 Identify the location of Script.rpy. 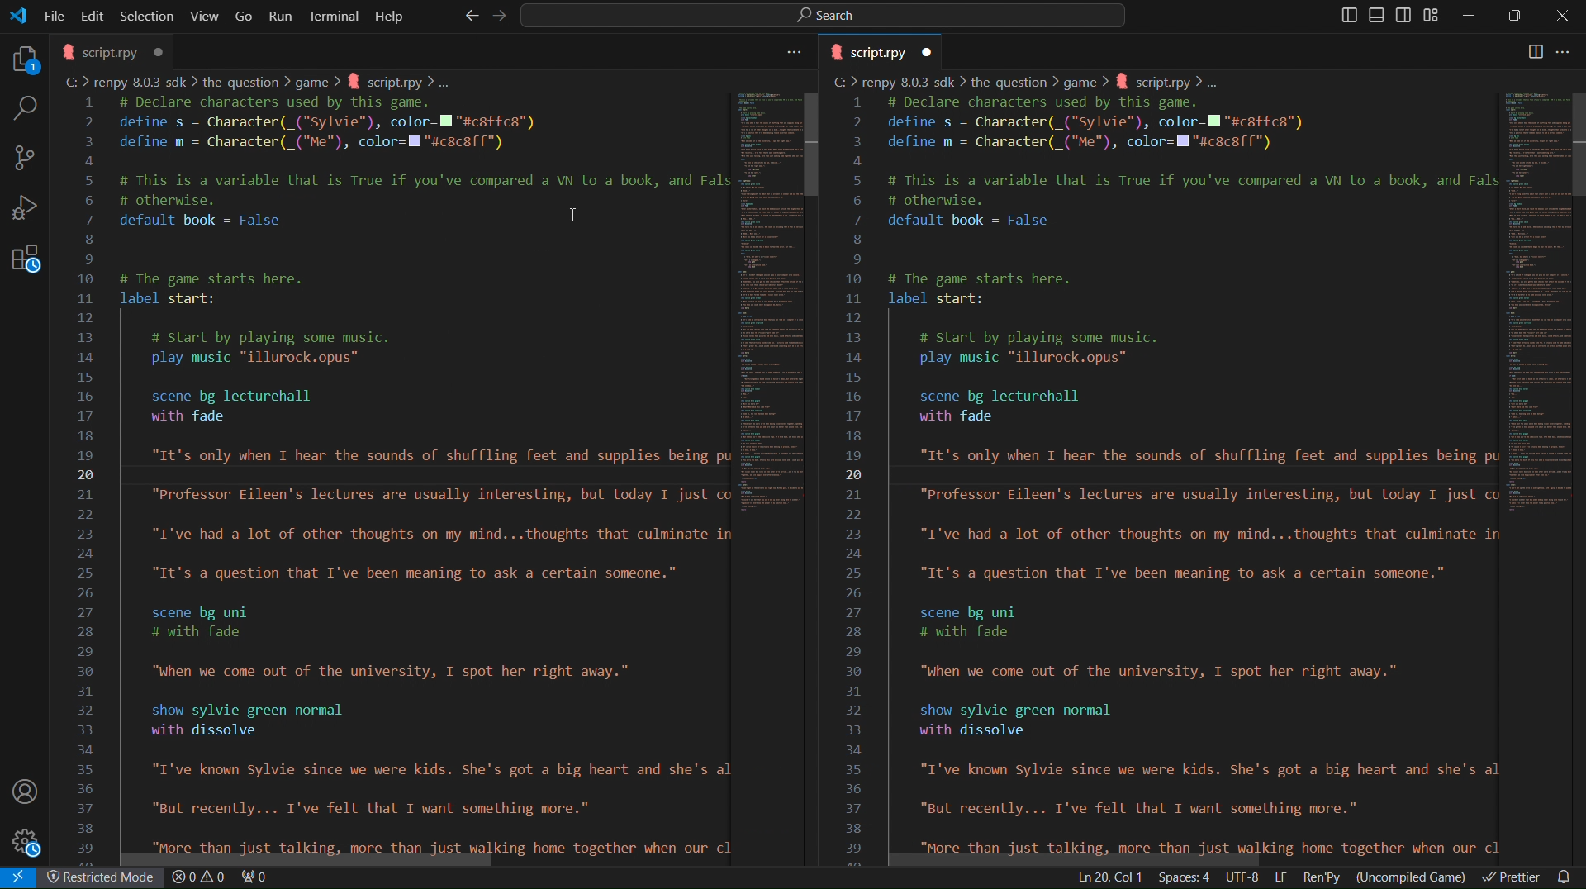
(113, 50).